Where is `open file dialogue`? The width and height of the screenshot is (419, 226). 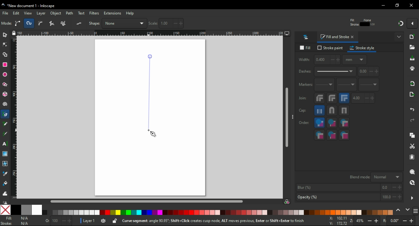 open file dialogue is located at coordinates (412, 48).